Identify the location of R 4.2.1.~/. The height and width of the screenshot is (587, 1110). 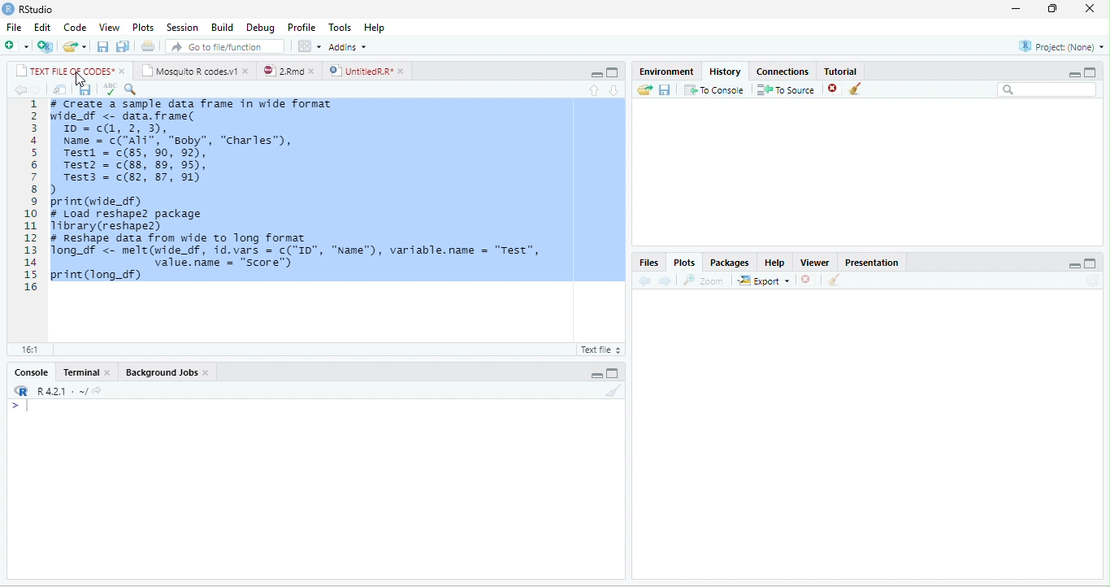
(57, 390).